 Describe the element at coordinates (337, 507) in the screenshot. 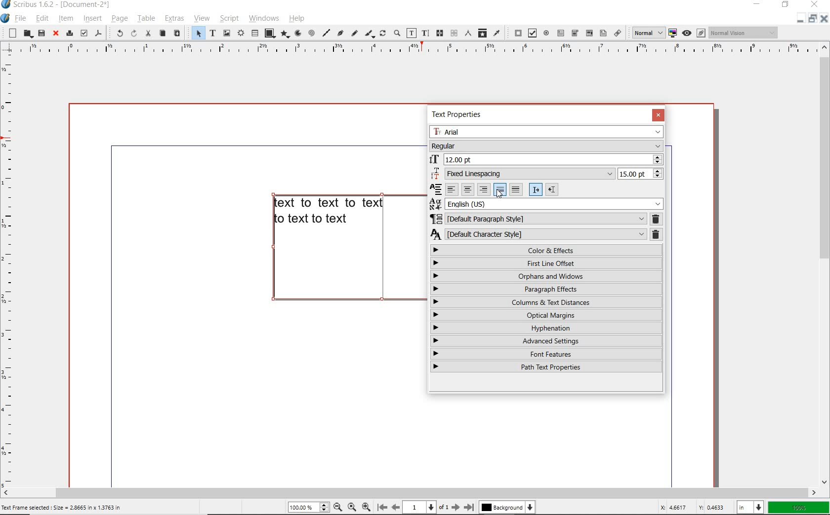

I see `zoom out` at that location.